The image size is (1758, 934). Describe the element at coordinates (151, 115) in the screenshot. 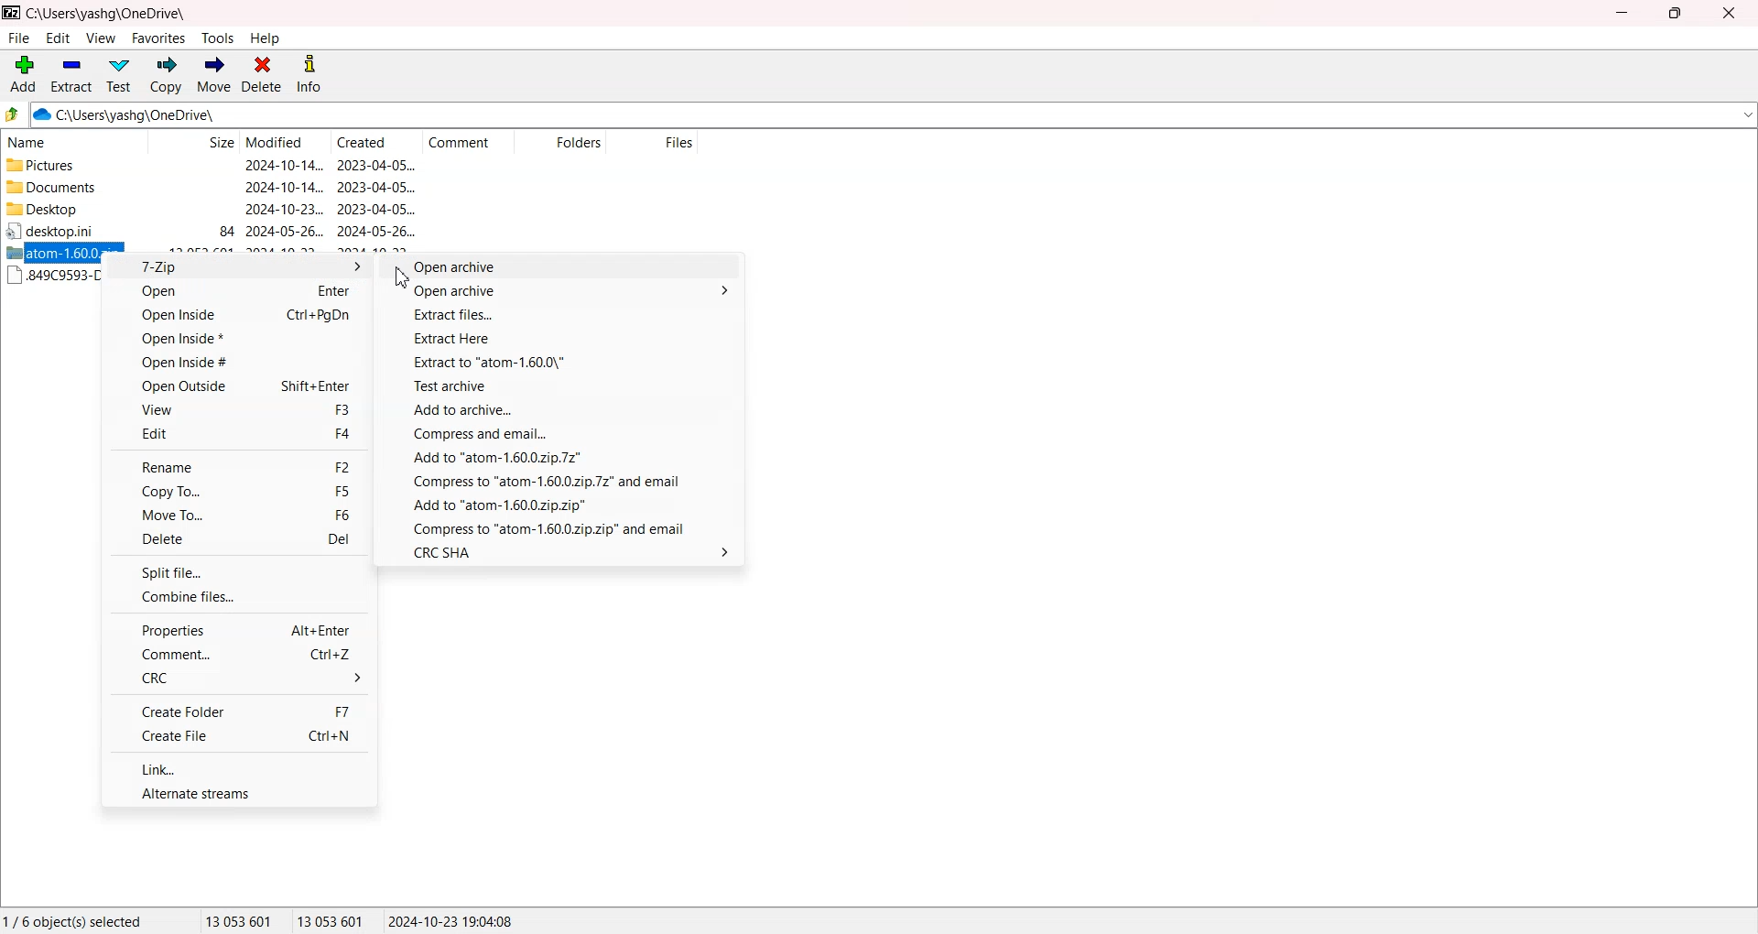

I see `C:\Users\yashg\OneDrive\` at that location.